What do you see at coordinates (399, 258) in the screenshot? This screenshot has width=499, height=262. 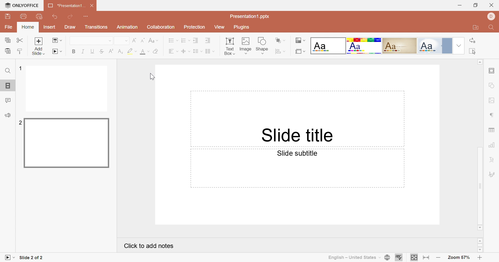 I see `Spell Checking` at bounding box center [399, 258].